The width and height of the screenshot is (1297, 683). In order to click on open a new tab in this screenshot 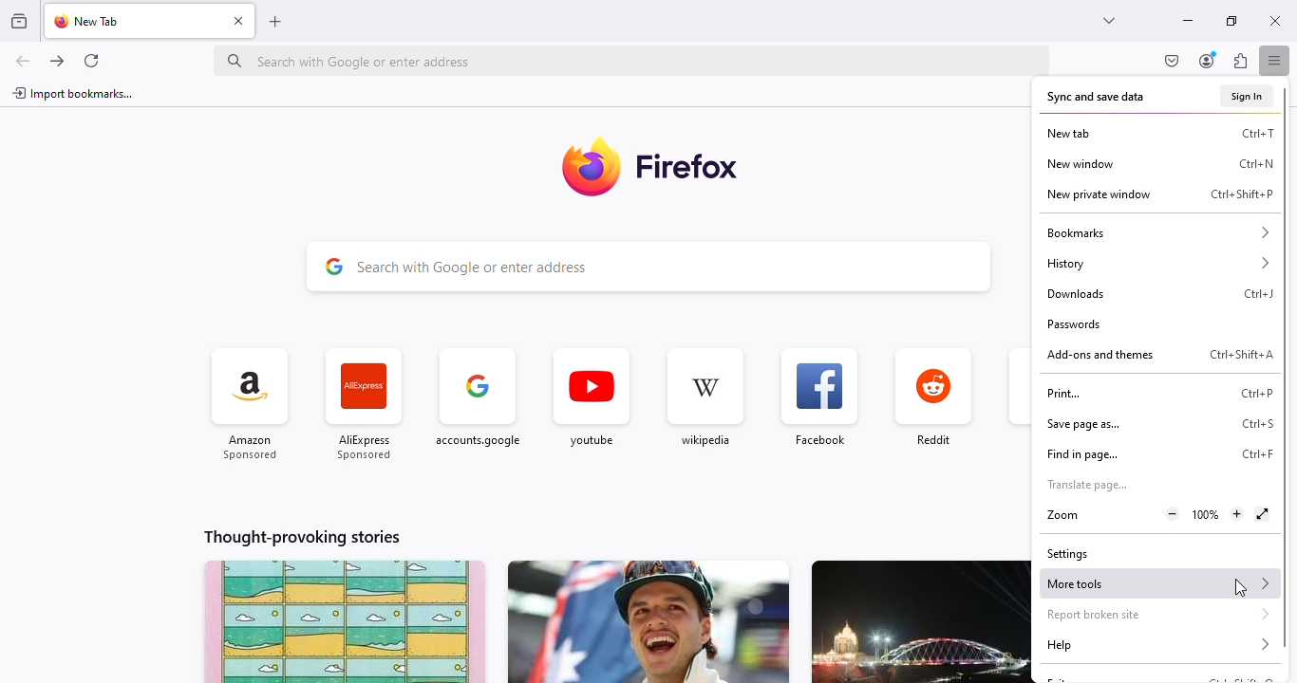, I will do `click(274, 23)`.